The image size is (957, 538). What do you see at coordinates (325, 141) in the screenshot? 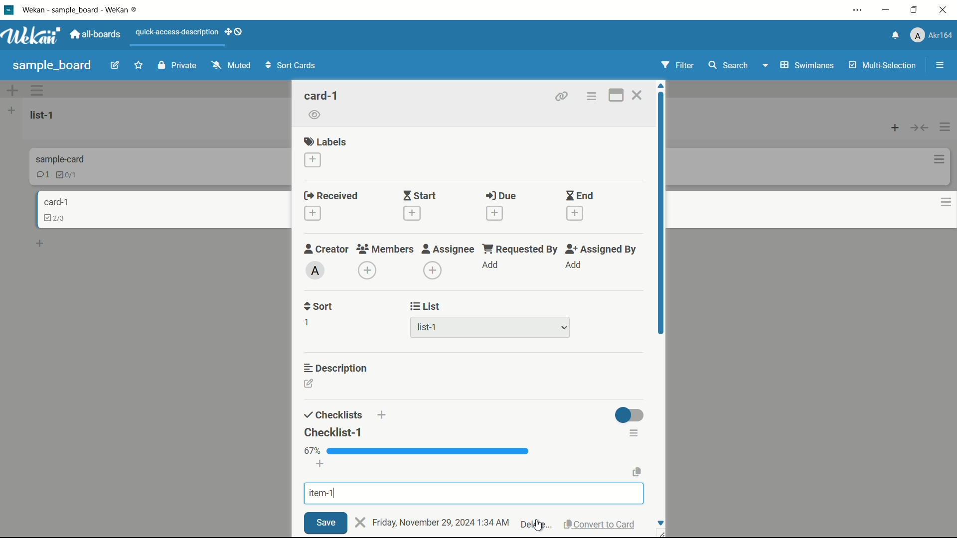
I see `labels` at bounding box center [325, 141].